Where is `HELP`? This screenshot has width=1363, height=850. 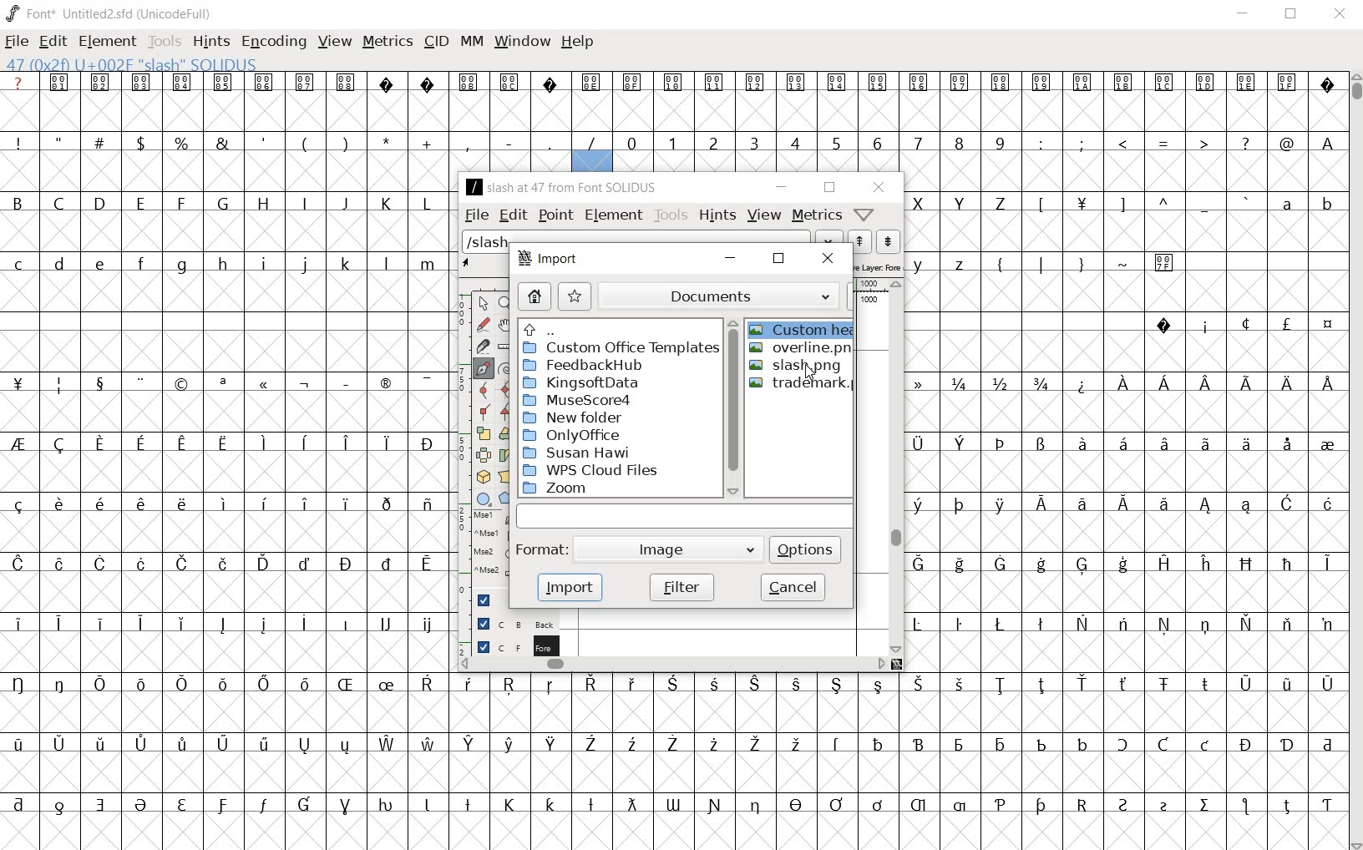 HELP is located at coordinates (578, 43).